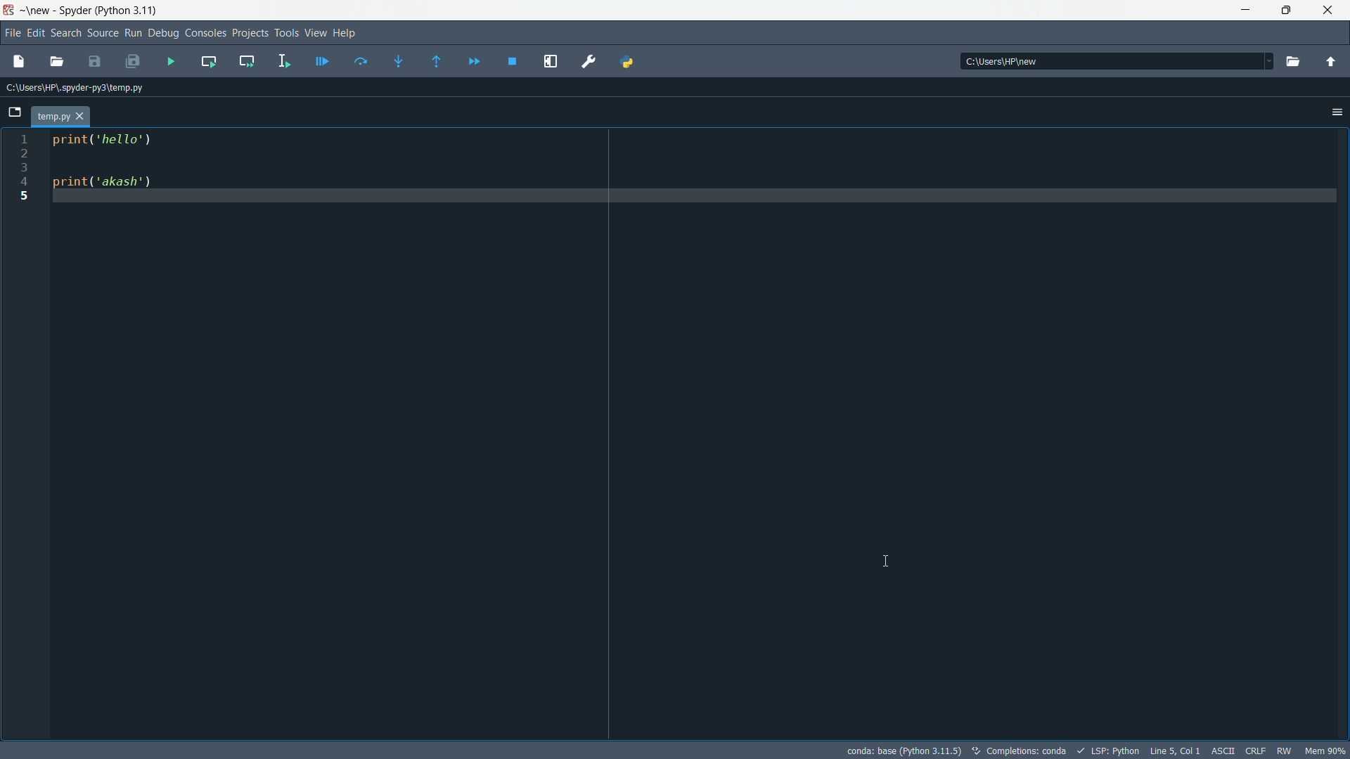 Image resolution: width=1350 pixels, height=759 pixels. I want to click on , so click(996, 61).